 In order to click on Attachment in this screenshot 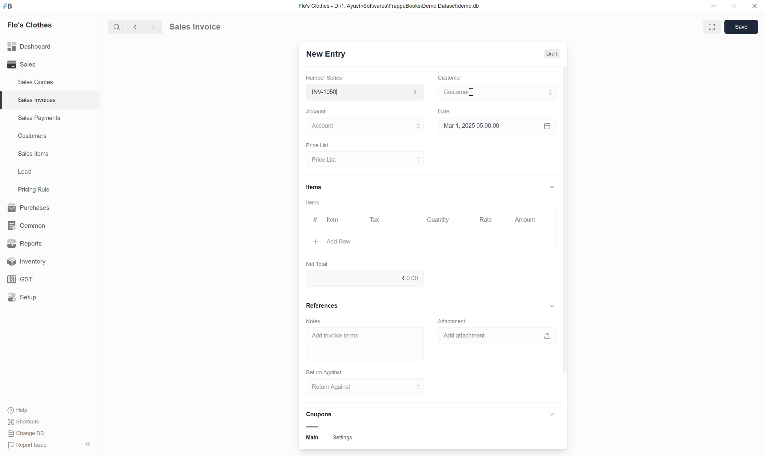, I will do `click(454, 321)`.